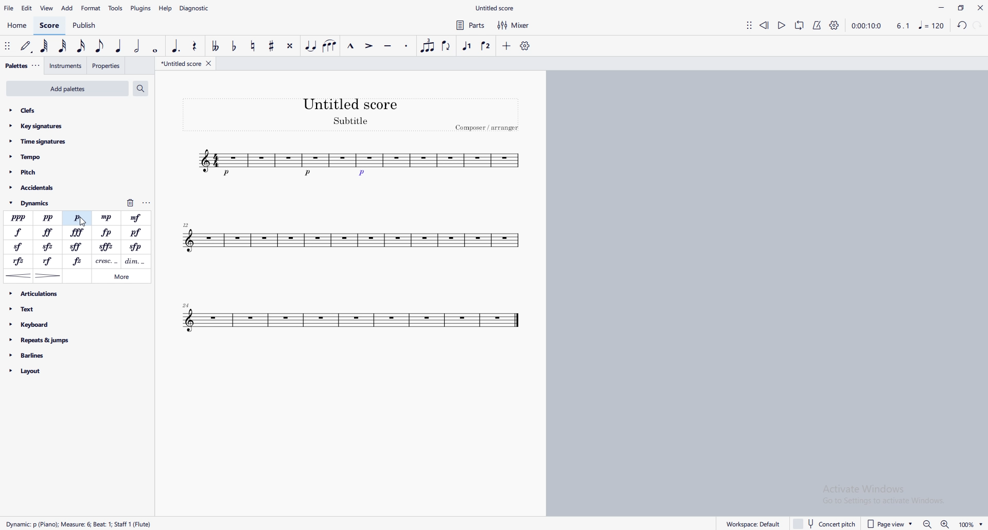 This screenshot has height=530, width=988. Describe the element at coordinates (749, 25) in the screenshot. I see `adjust` at that location.